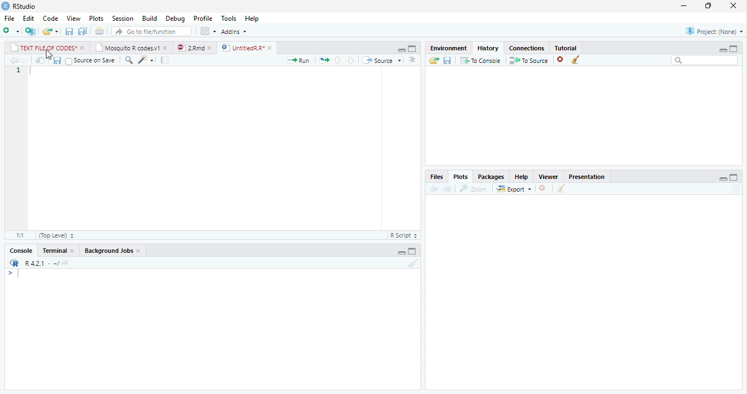 The width and height of the screenshot is (747, 394). What do you see at coordinates (544, 188) in the screenshot?
I see `close` at bounding box center [544, 188].